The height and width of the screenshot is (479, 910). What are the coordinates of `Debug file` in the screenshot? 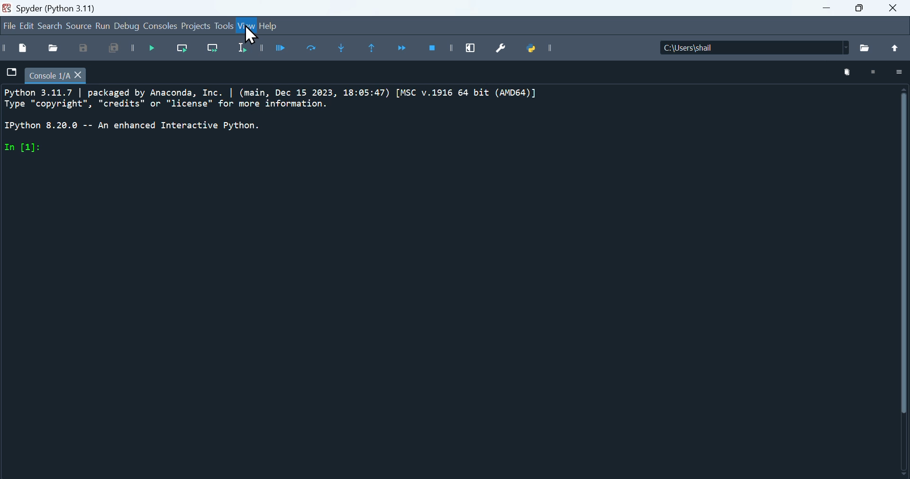 It's located at (156, 50).